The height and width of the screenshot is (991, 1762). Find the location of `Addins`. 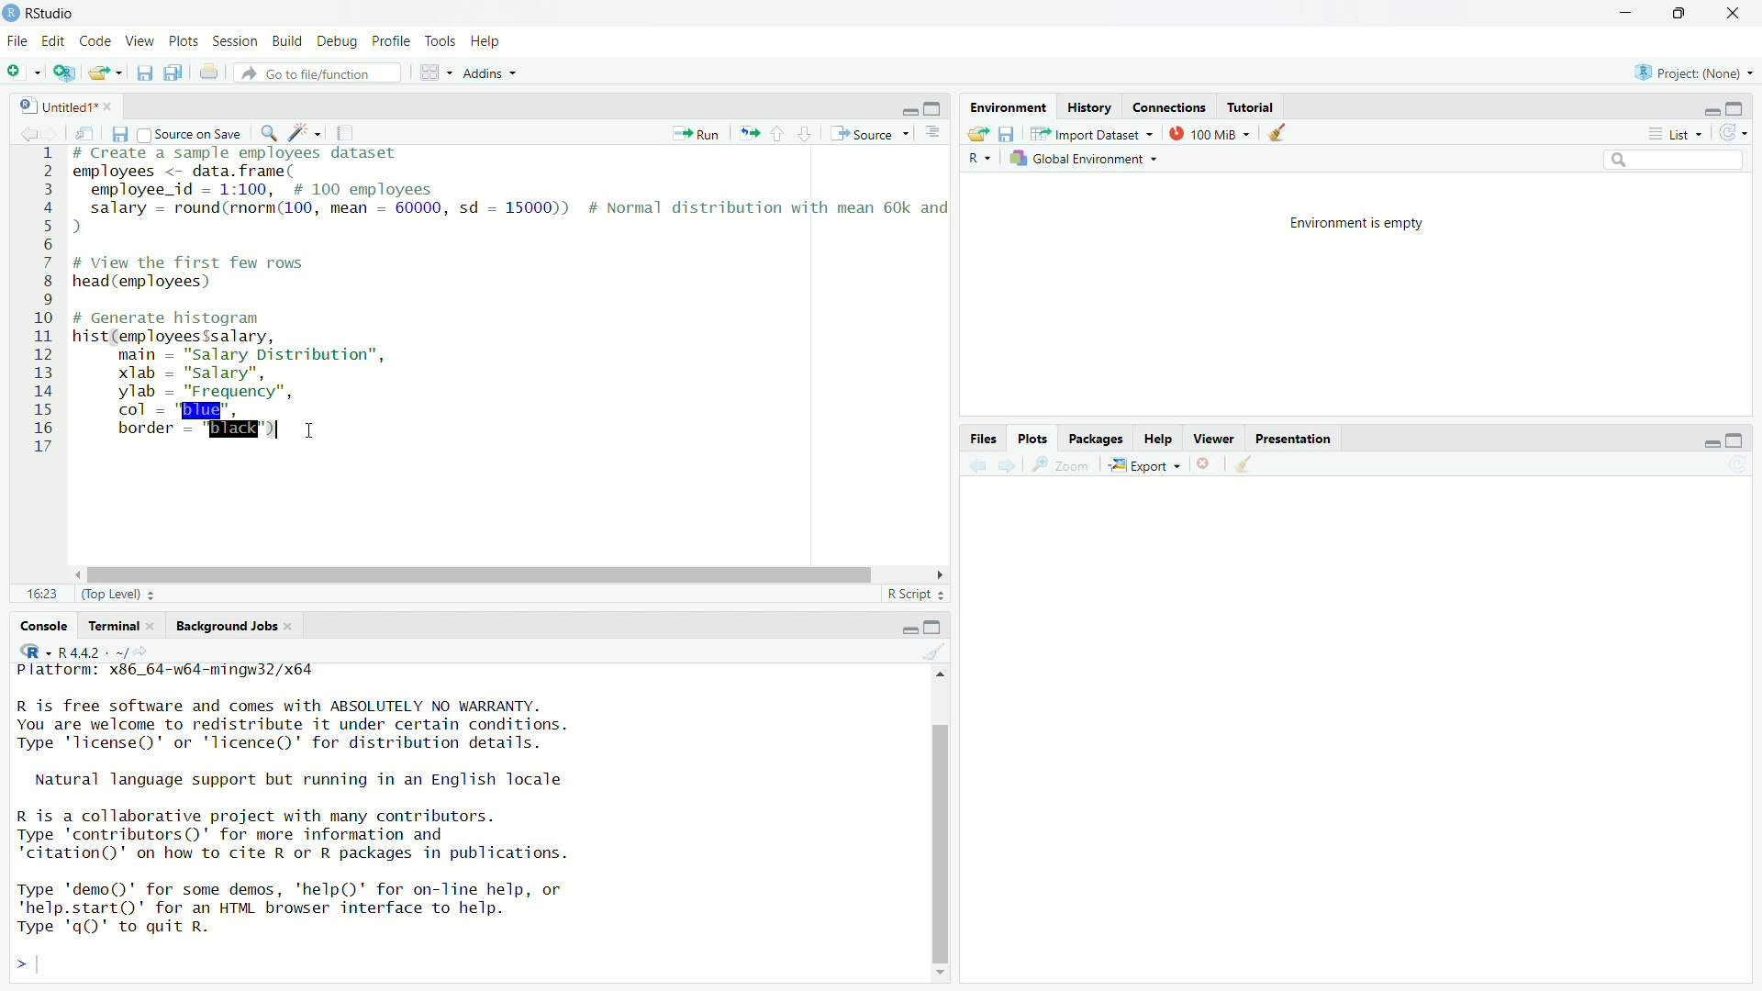

Addins is located at coordinates (492, 74).